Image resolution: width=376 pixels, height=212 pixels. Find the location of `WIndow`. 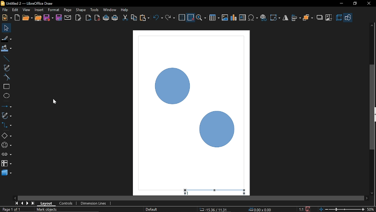

WIndow is located at coordinates (110, 10).